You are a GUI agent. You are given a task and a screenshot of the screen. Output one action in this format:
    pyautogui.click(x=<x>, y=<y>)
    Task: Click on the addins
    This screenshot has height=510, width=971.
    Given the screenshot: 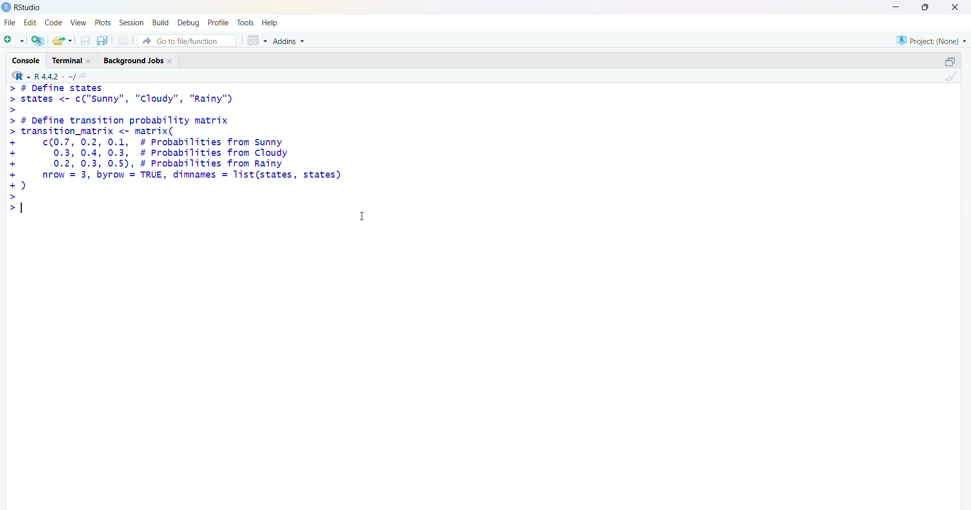 What is the action you would take?
    pyautogui.click(x=291, y=41)
    